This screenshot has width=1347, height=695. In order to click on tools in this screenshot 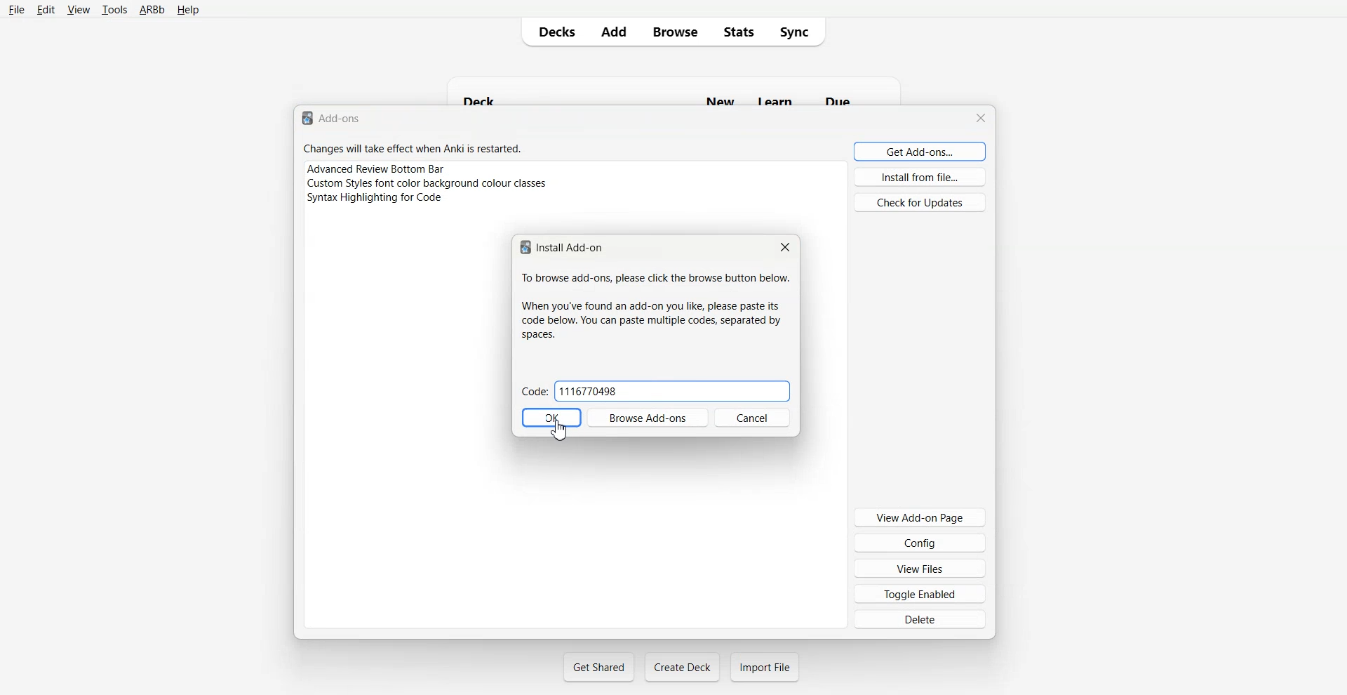, I will do `click(114, 9)`.